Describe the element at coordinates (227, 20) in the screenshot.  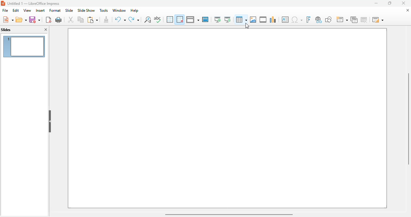
I see `start from current slide` at that location.